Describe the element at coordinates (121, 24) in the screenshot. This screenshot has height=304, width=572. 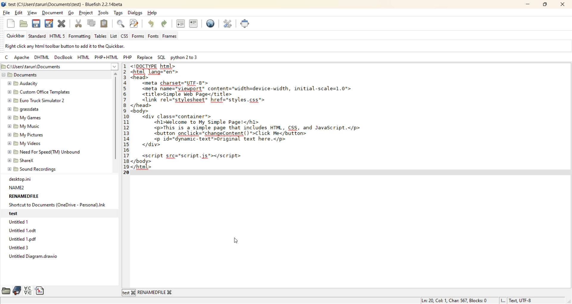
I see `find` at that location.